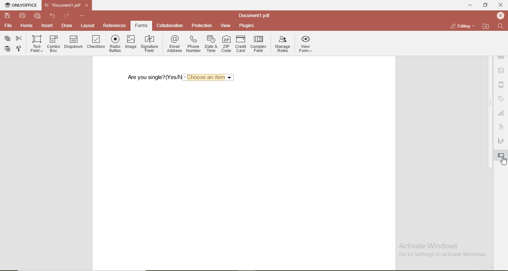 This screenshot has width=508, height=271. I want to click on collaboration, so click(170, 26).